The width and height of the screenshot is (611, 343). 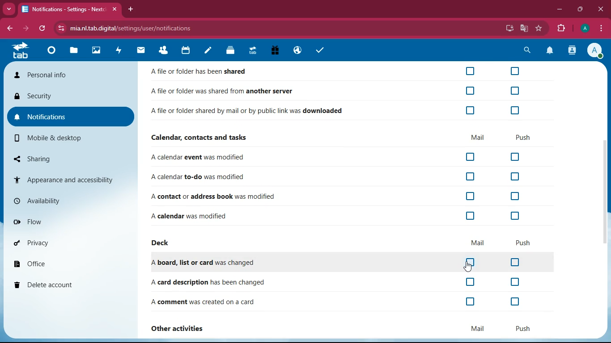 What do you see at coordinates (208, 50) in the screenshot?
I see `notes` at bounding box center [208, 50].